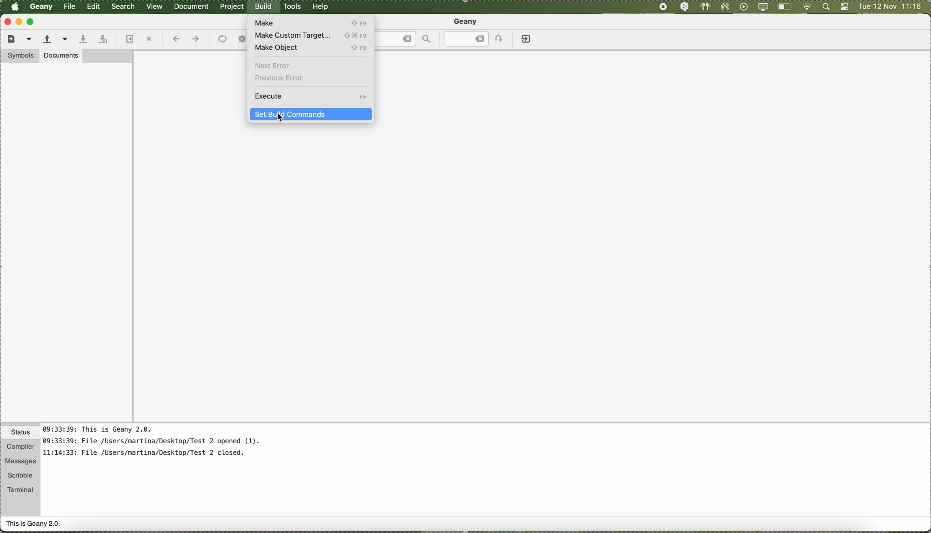 This screenshot has width=931, height=533. I want to click on status, so click(21, 433).